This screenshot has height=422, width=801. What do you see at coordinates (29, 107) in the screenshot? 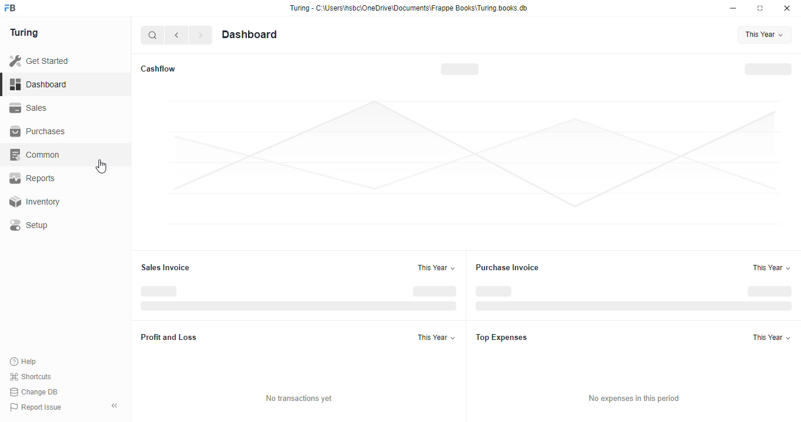
I see `sales` at bounding box center [29, 107].